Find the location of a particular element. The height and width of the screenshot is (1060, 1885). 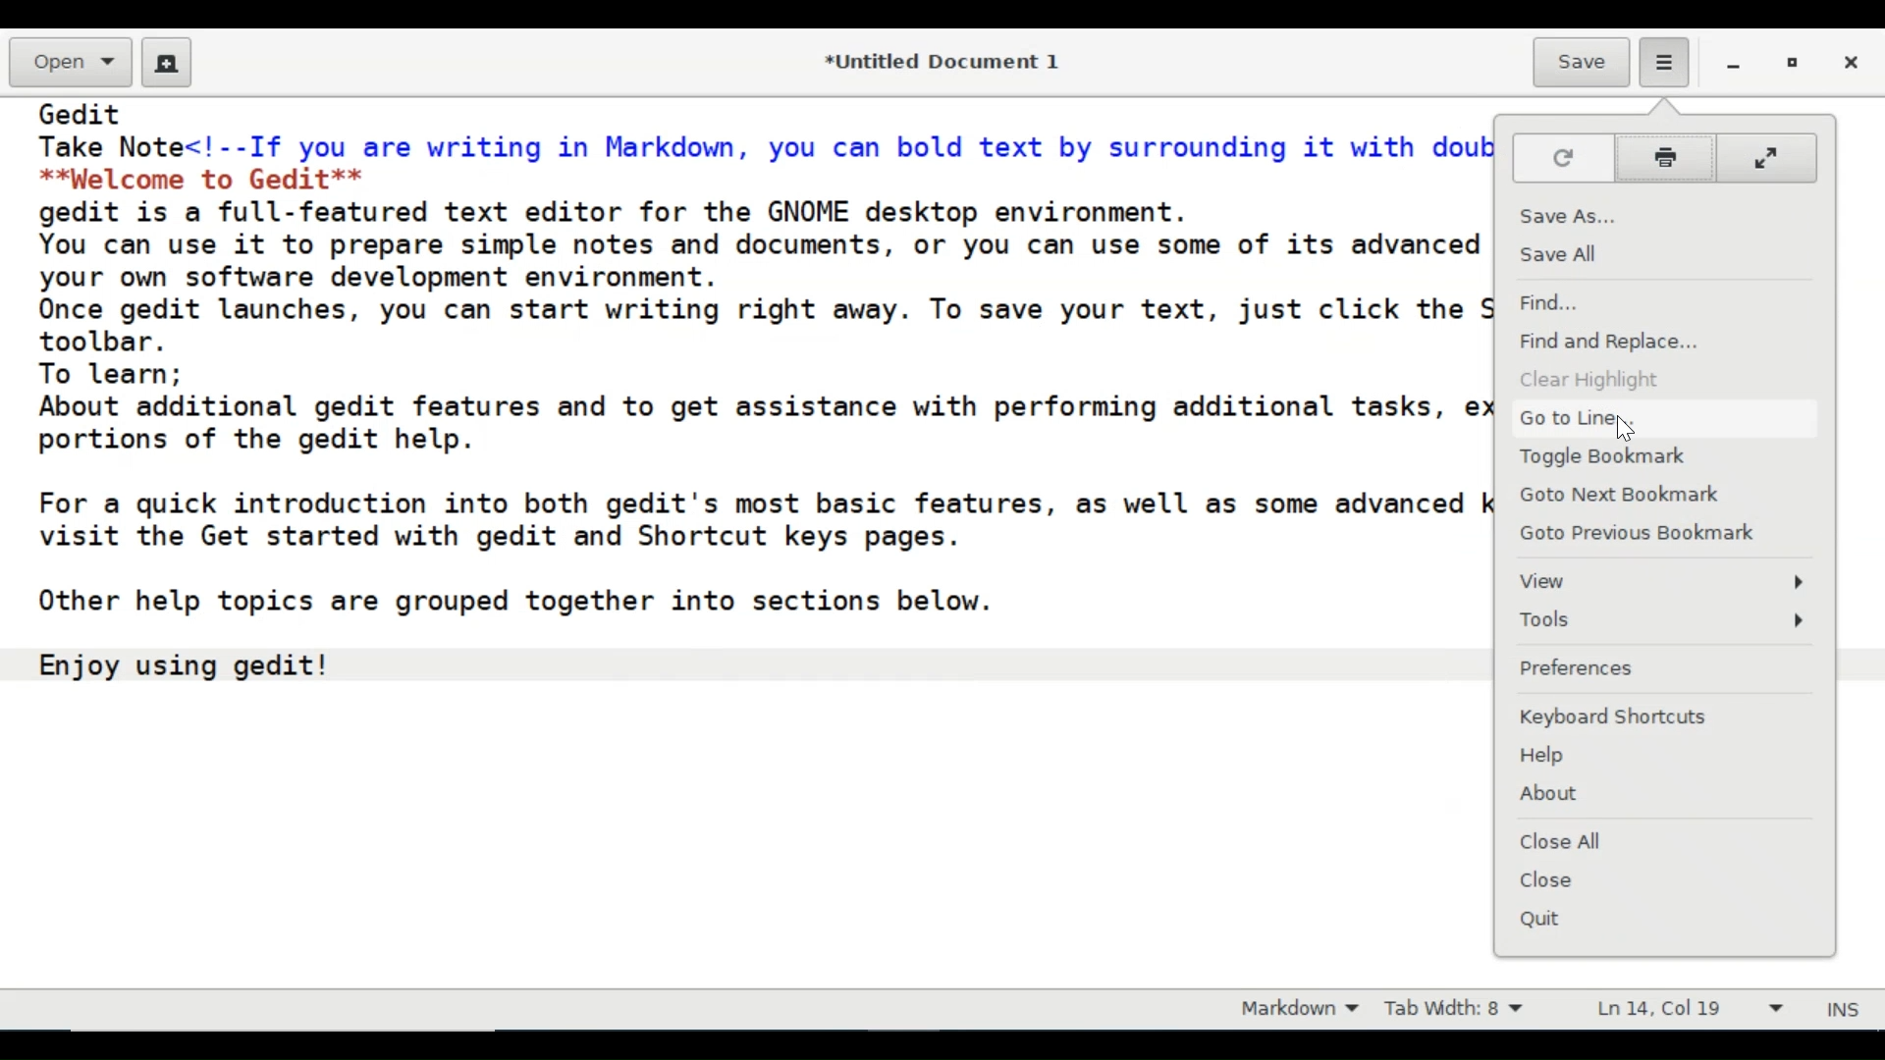

Other help topics are grouped together into sections below. is located at coordinates (514, 602).